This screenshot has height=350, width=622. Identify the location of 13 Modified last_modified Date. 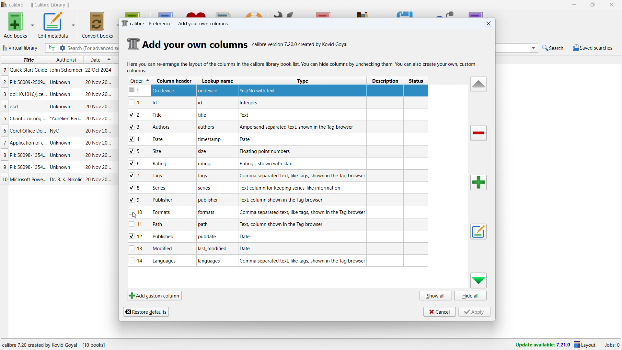
(276, 250).